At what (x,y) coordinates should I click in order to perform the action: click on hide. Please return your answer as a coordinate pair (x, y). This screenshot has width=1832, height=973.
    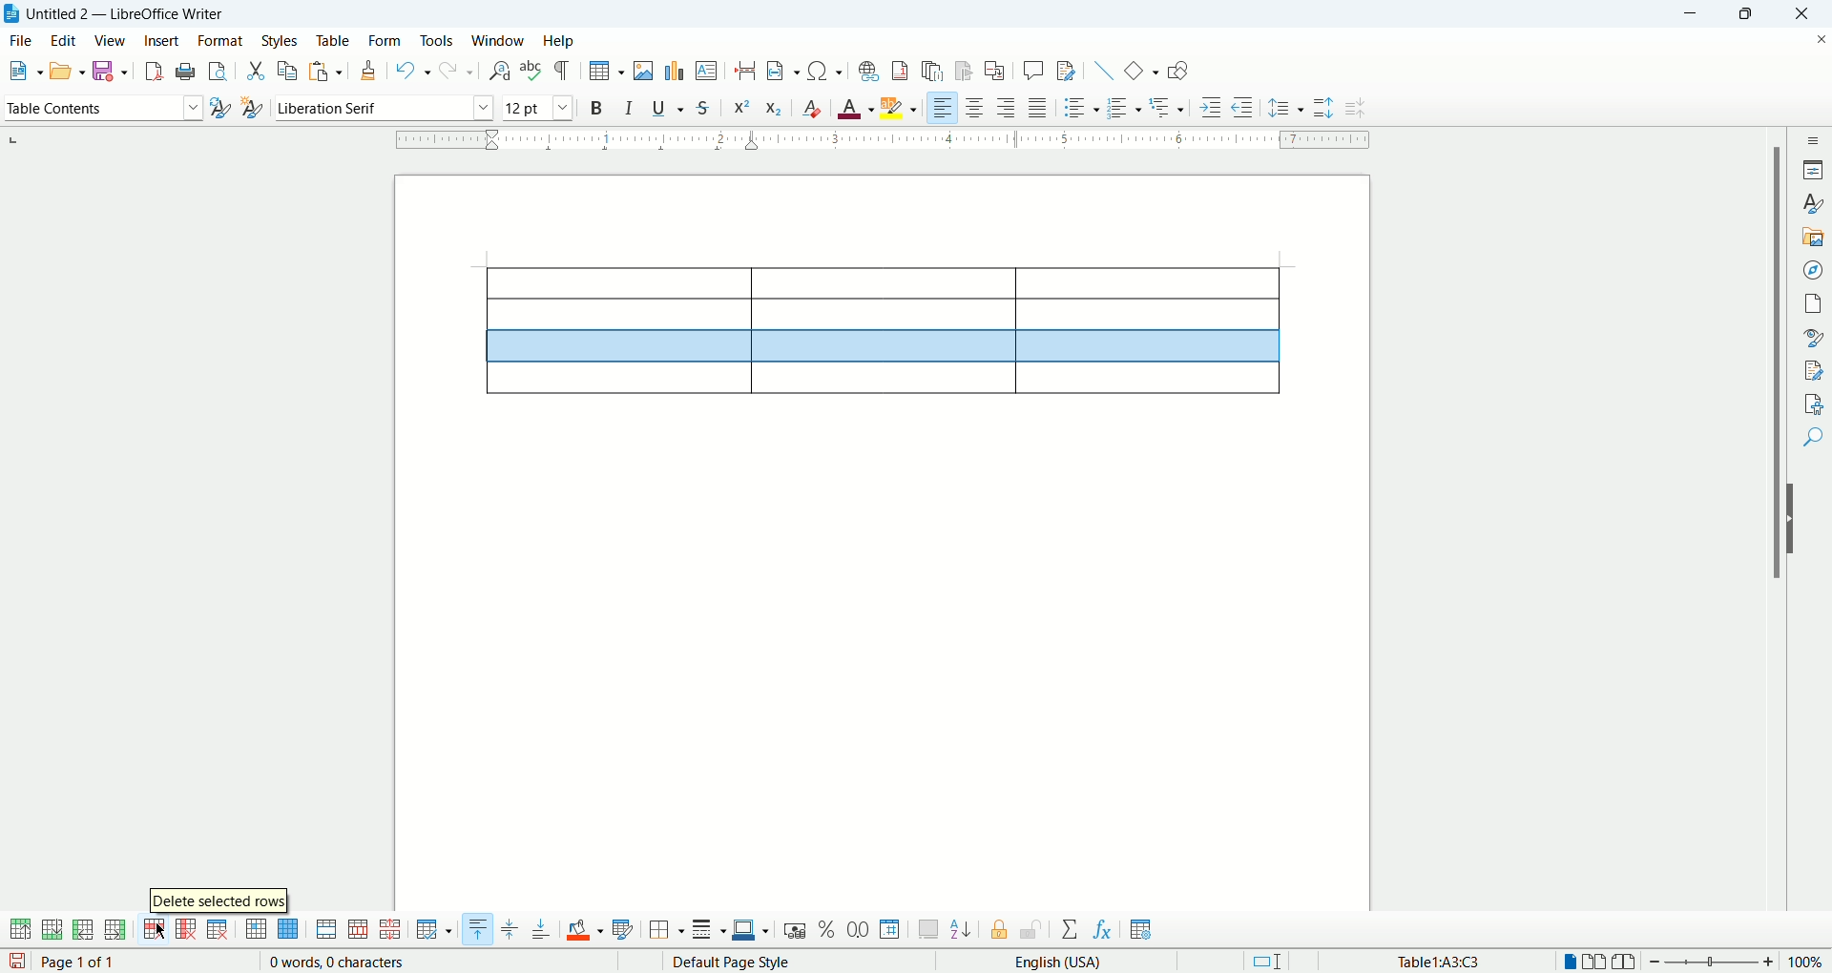
    Looking at the image, I should click on (1796, 541).